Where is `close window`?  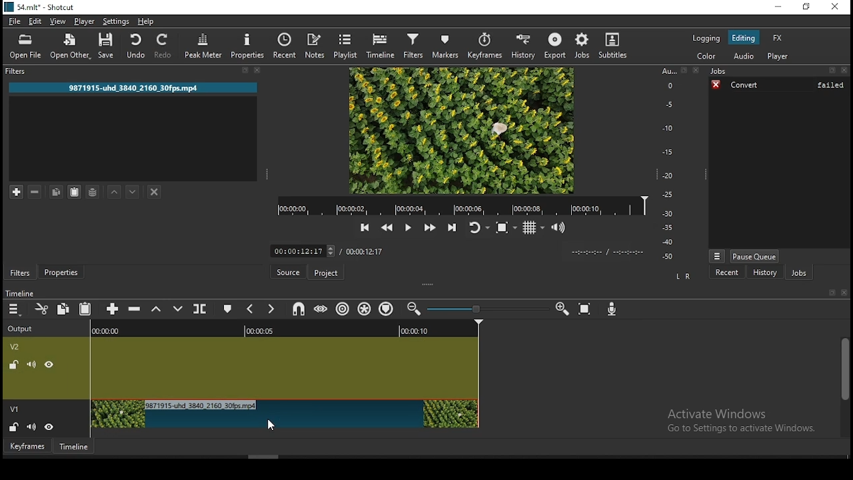
close window is located at coordinates (834, 7).